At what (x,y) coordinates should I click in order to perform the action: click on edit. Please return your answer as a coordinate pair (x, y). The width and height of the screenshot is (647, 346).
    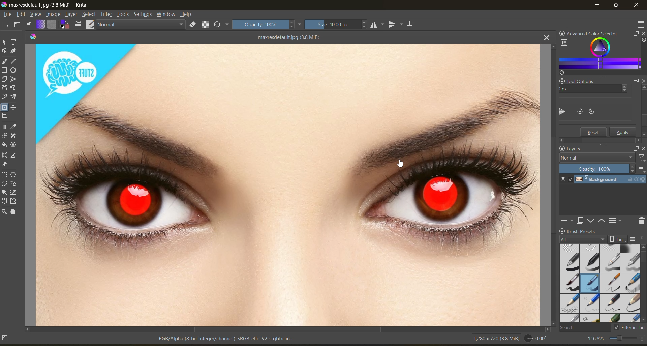
    Looking at the image, I should click on (23, 15).